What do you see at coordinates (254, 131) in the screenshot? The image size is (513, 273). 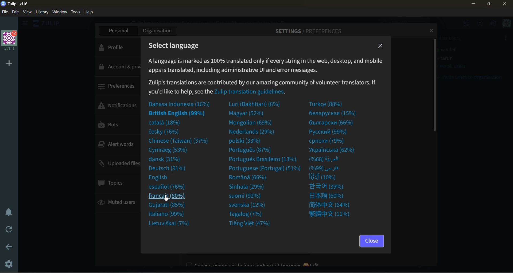 I see `nederlands` at bounding box center [254, 131].